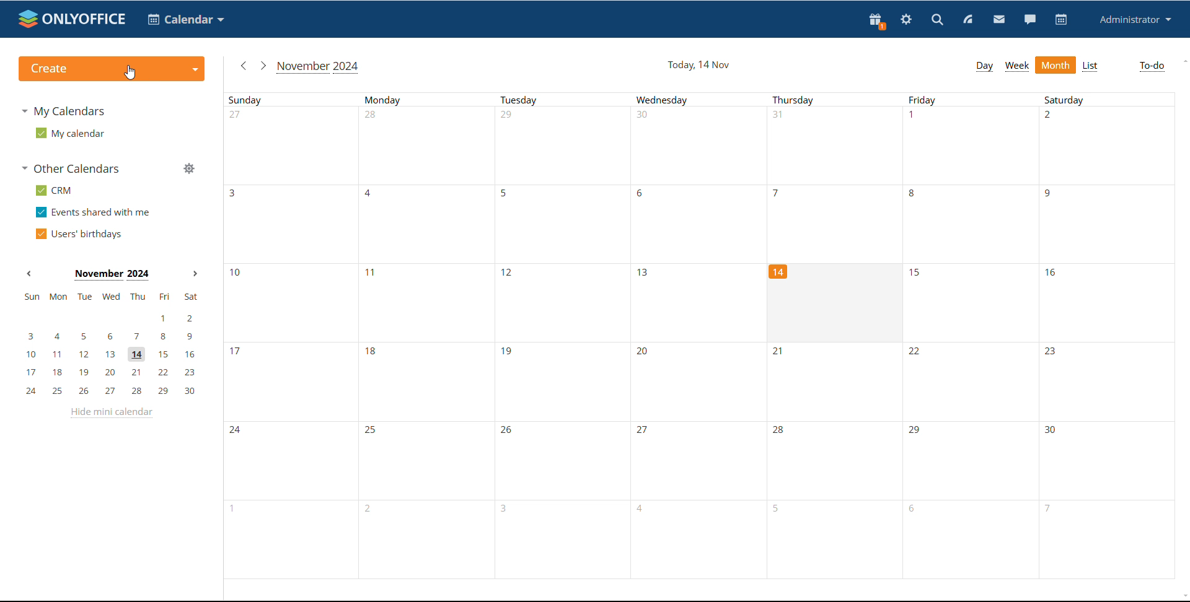 The height and width of the screenshot is (602, 1190). Describe the element at coordinates (699, 65) in the screenshot. I see `current date` at that location.